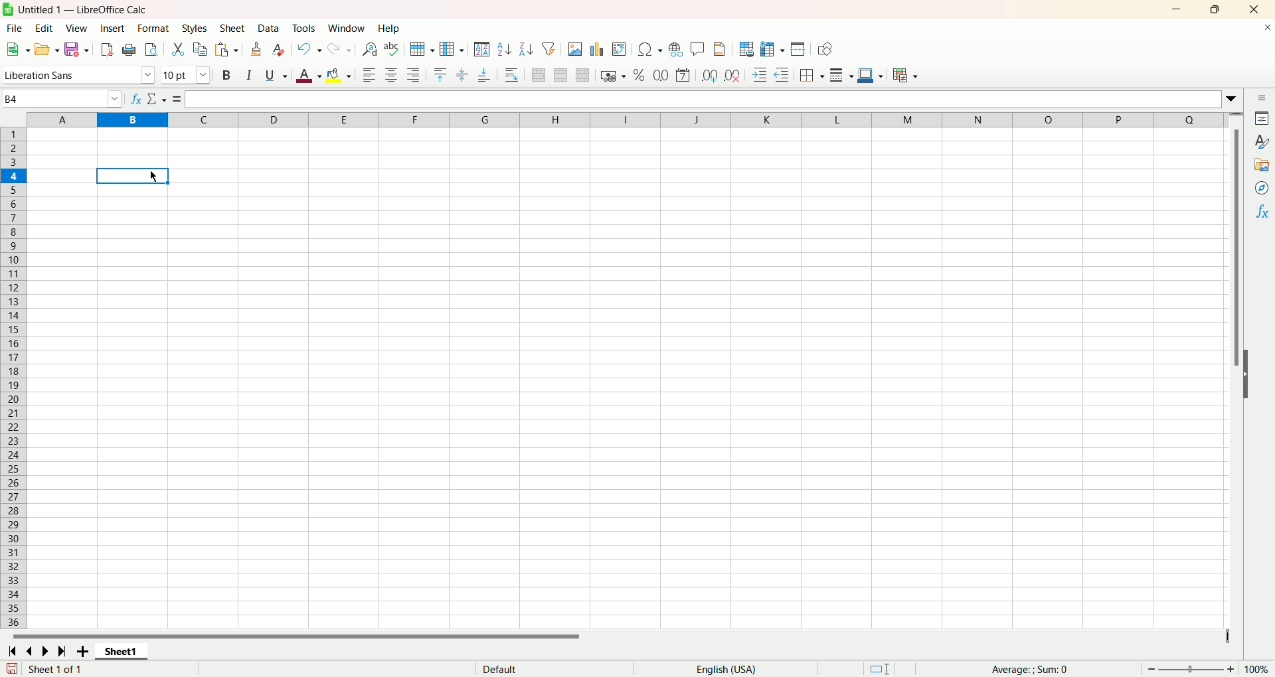  Describe the element at coordinates (711, 76) in the screenshot. I see `add decimal place` at that location.